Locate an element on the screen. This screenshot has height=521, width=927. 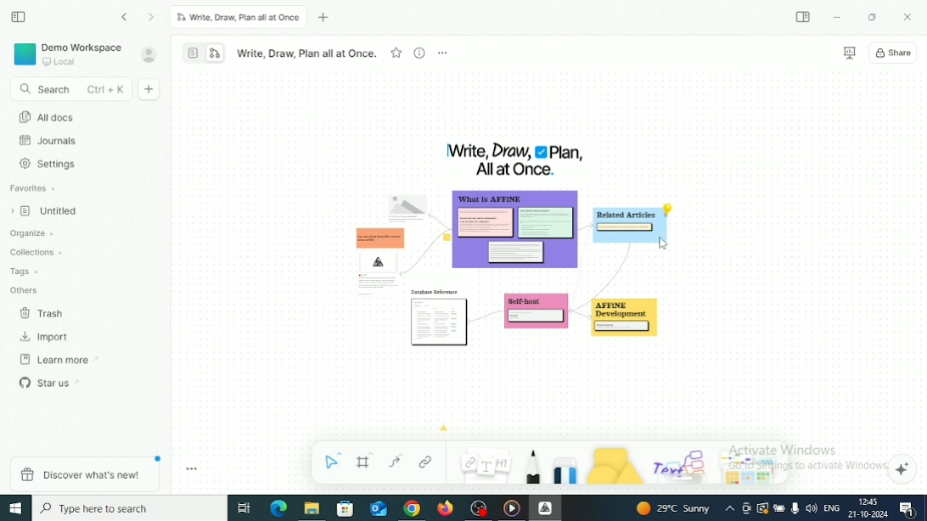
More is located at coordinates (442, 53).